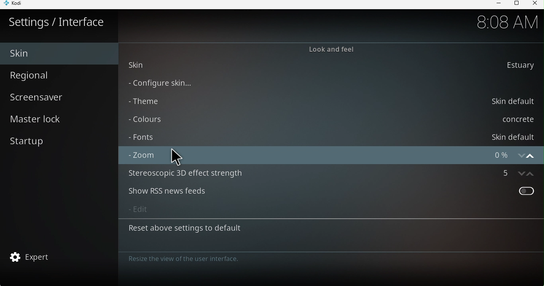 This screenshot has width=544, height=286. I want to click on Colors, so click(331, 119).